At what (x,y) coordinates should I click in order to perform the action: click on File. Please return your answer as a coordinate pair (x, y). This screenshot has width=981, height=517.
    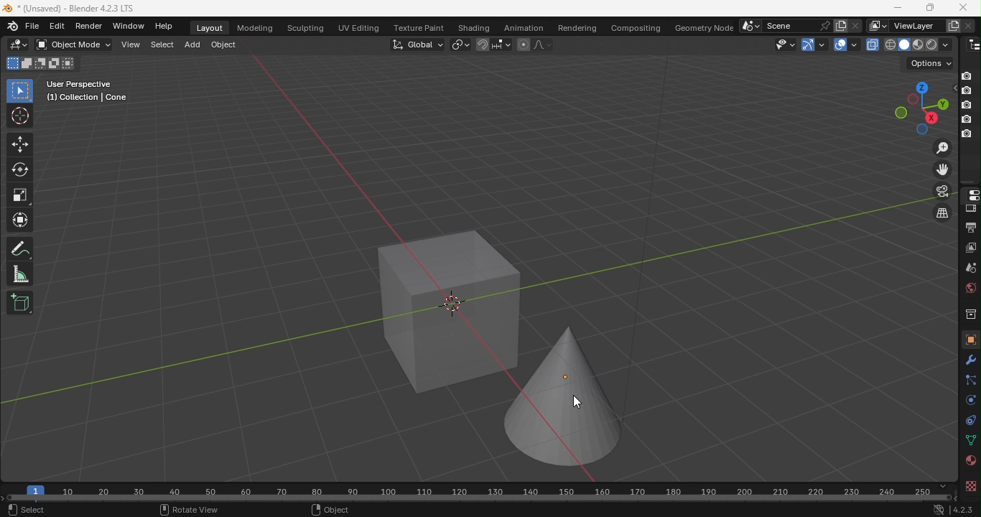
    Looking at the image, I should click on (33, 27).